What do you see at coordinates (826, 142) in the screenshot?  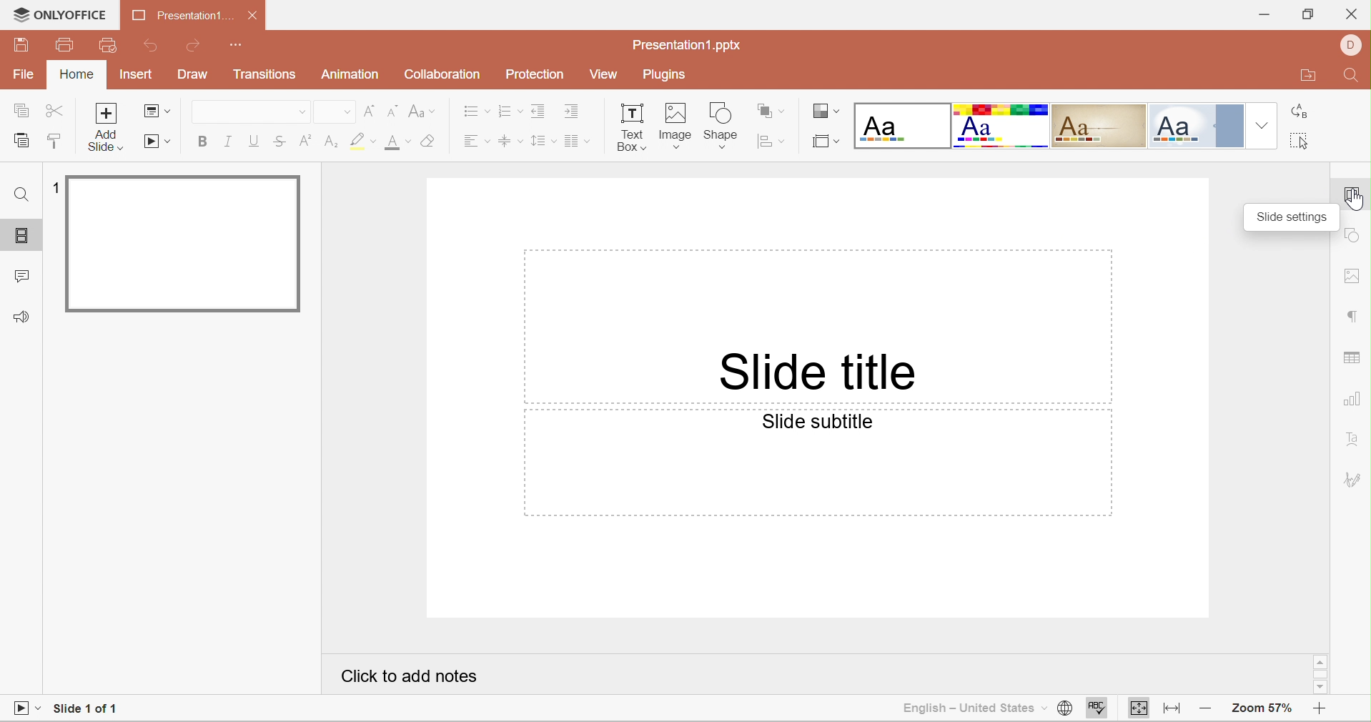 I see `Select slide size` at bounding box center [826, 142].